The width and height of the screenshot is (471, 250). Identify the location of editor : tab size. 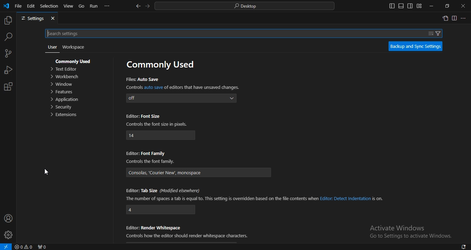
(162, 191).